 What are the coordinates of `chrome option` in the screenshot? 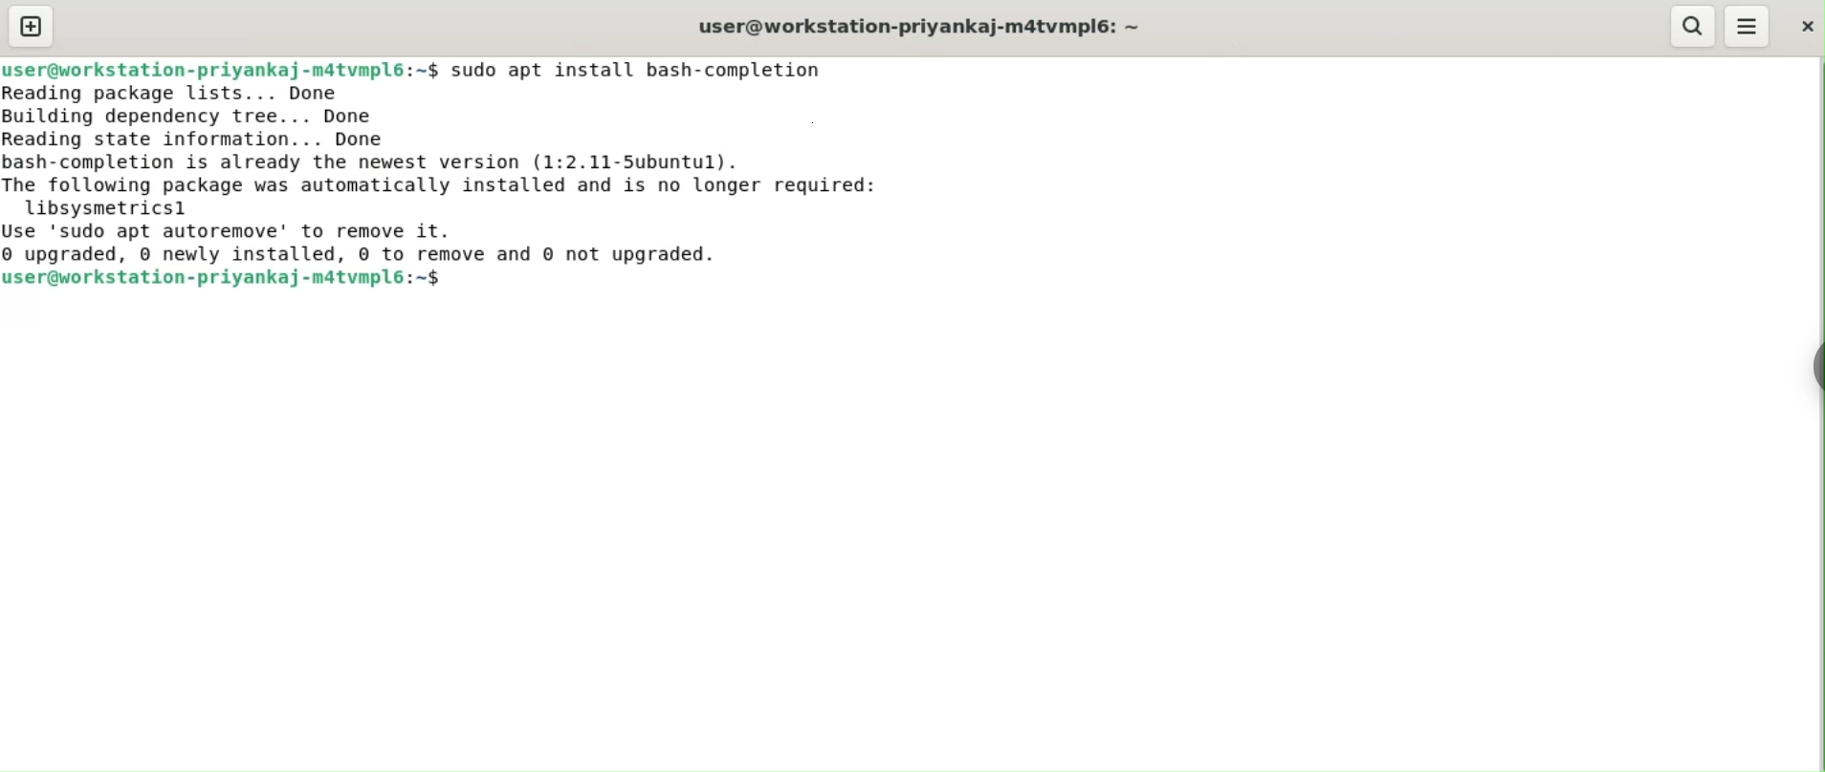 It's located at (1814, 356).